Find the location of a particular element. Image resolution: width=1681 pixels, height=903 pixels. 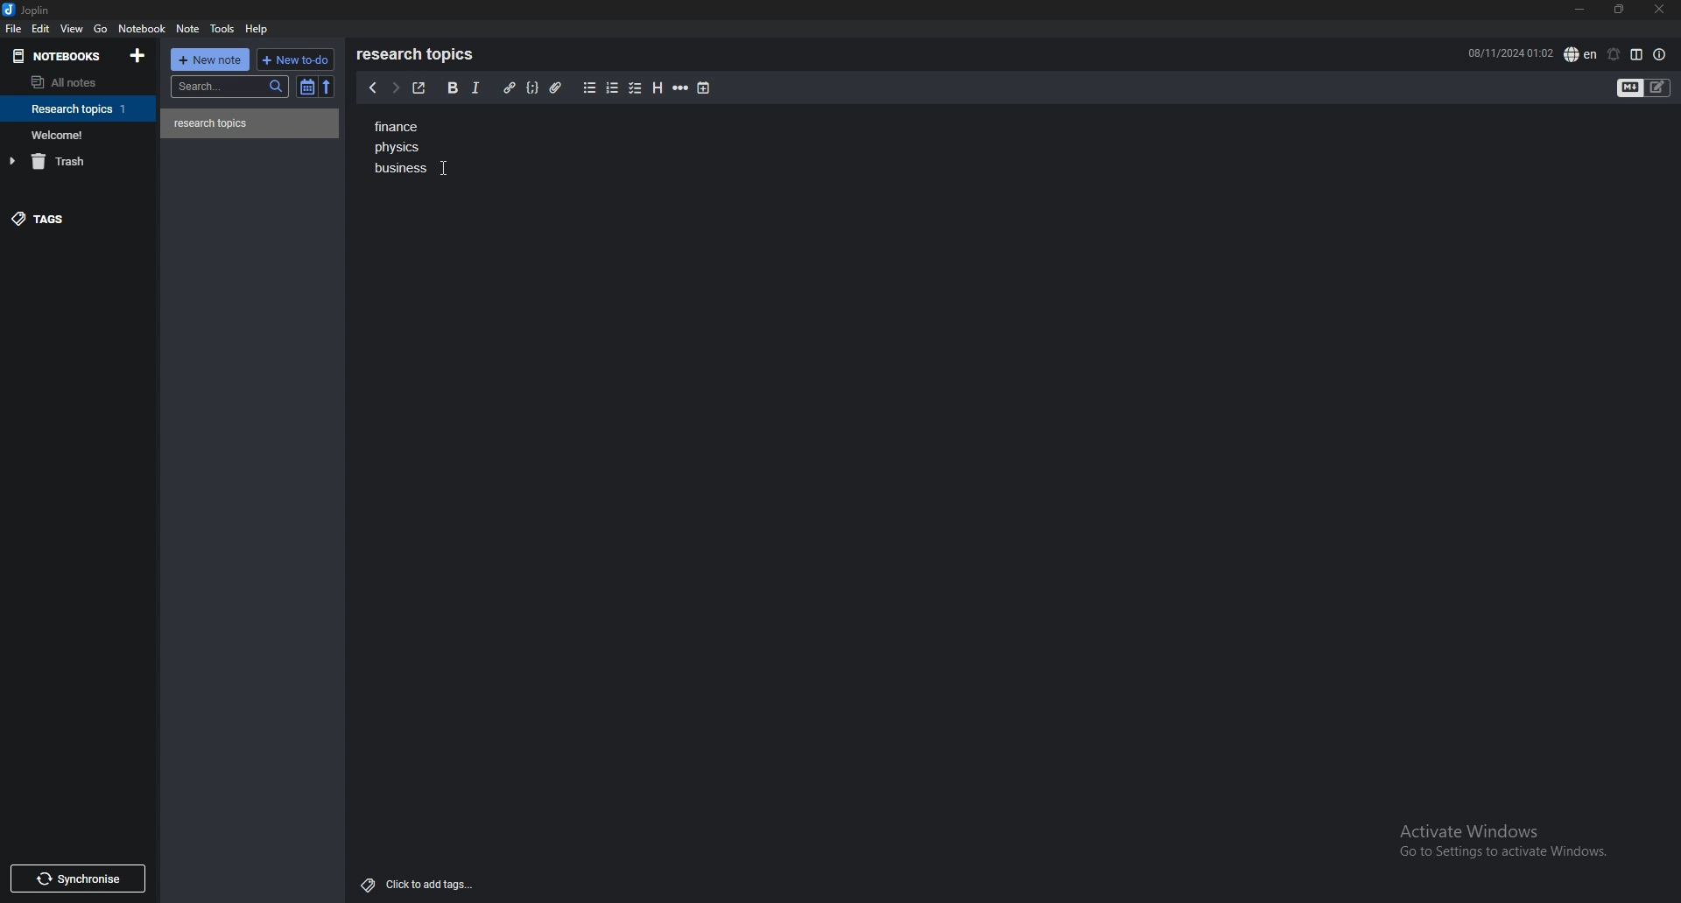

all notes is located at coordinates (72, 83).